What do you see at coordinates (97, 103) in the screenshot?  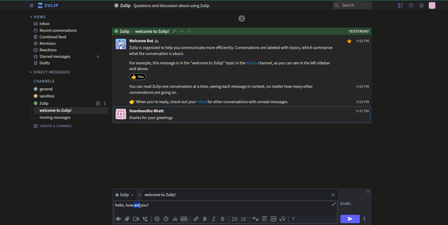 I see `add` at bounding box center [97, 103].